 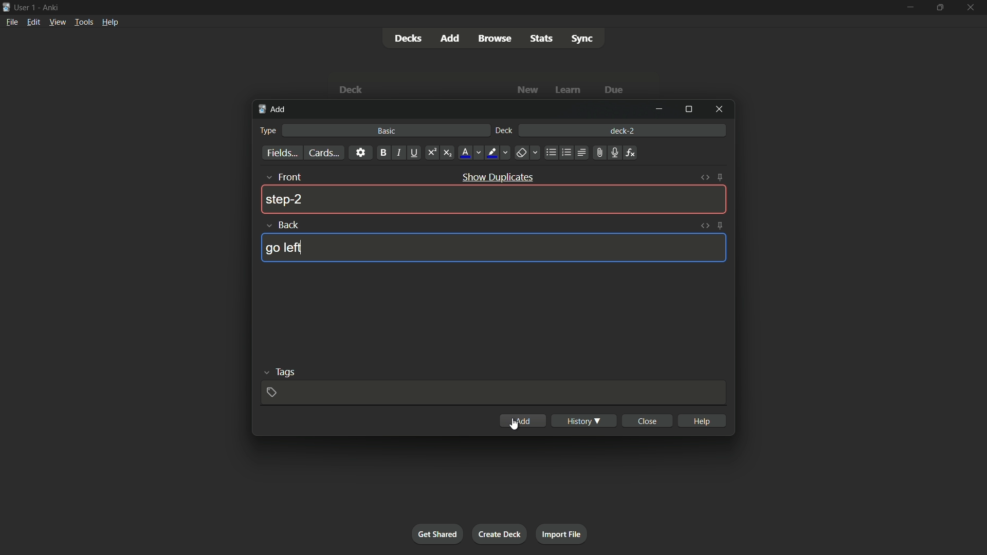 What do you see at coordinates (570, 90) in the screenshot?
I see `learn` at bounding box center [570, 90].